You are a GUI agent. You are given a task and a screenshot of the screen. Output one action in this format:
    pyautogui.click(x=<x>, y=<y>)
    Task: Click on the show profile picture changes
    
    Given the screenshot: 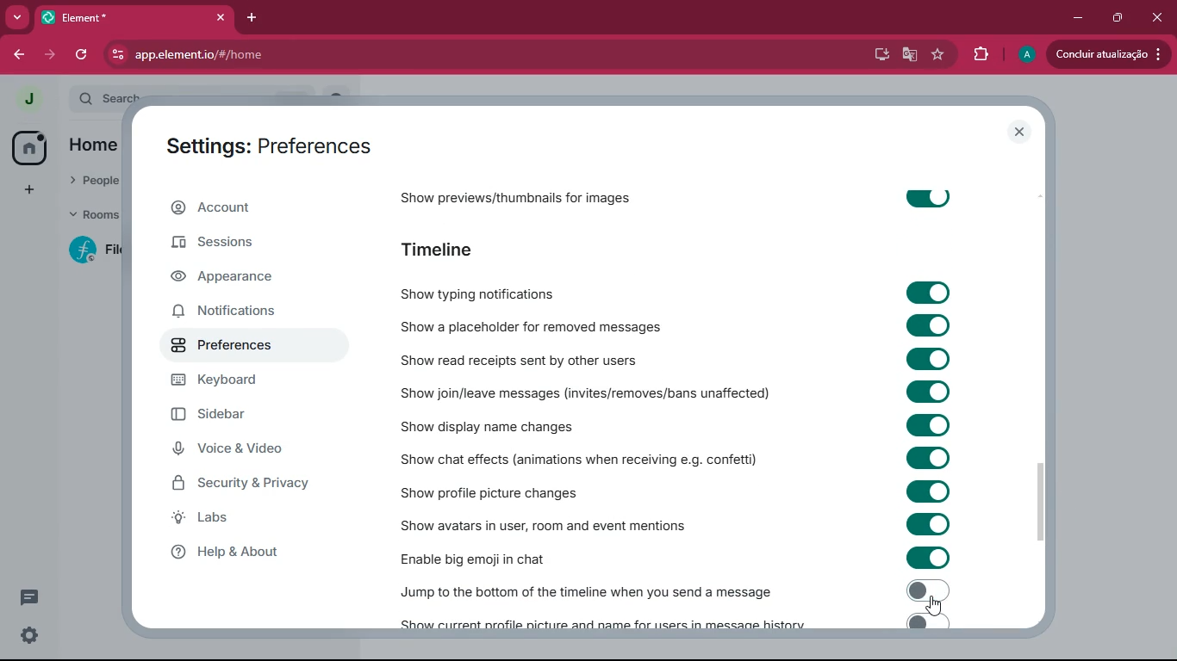 What is the action you would take?
    pyautogui.click(x=489, y=493)
    